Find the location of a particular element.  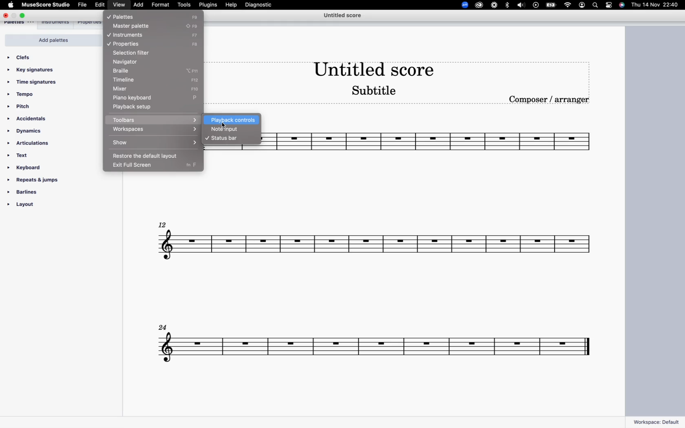

score title is located at coordinates (342, 16).